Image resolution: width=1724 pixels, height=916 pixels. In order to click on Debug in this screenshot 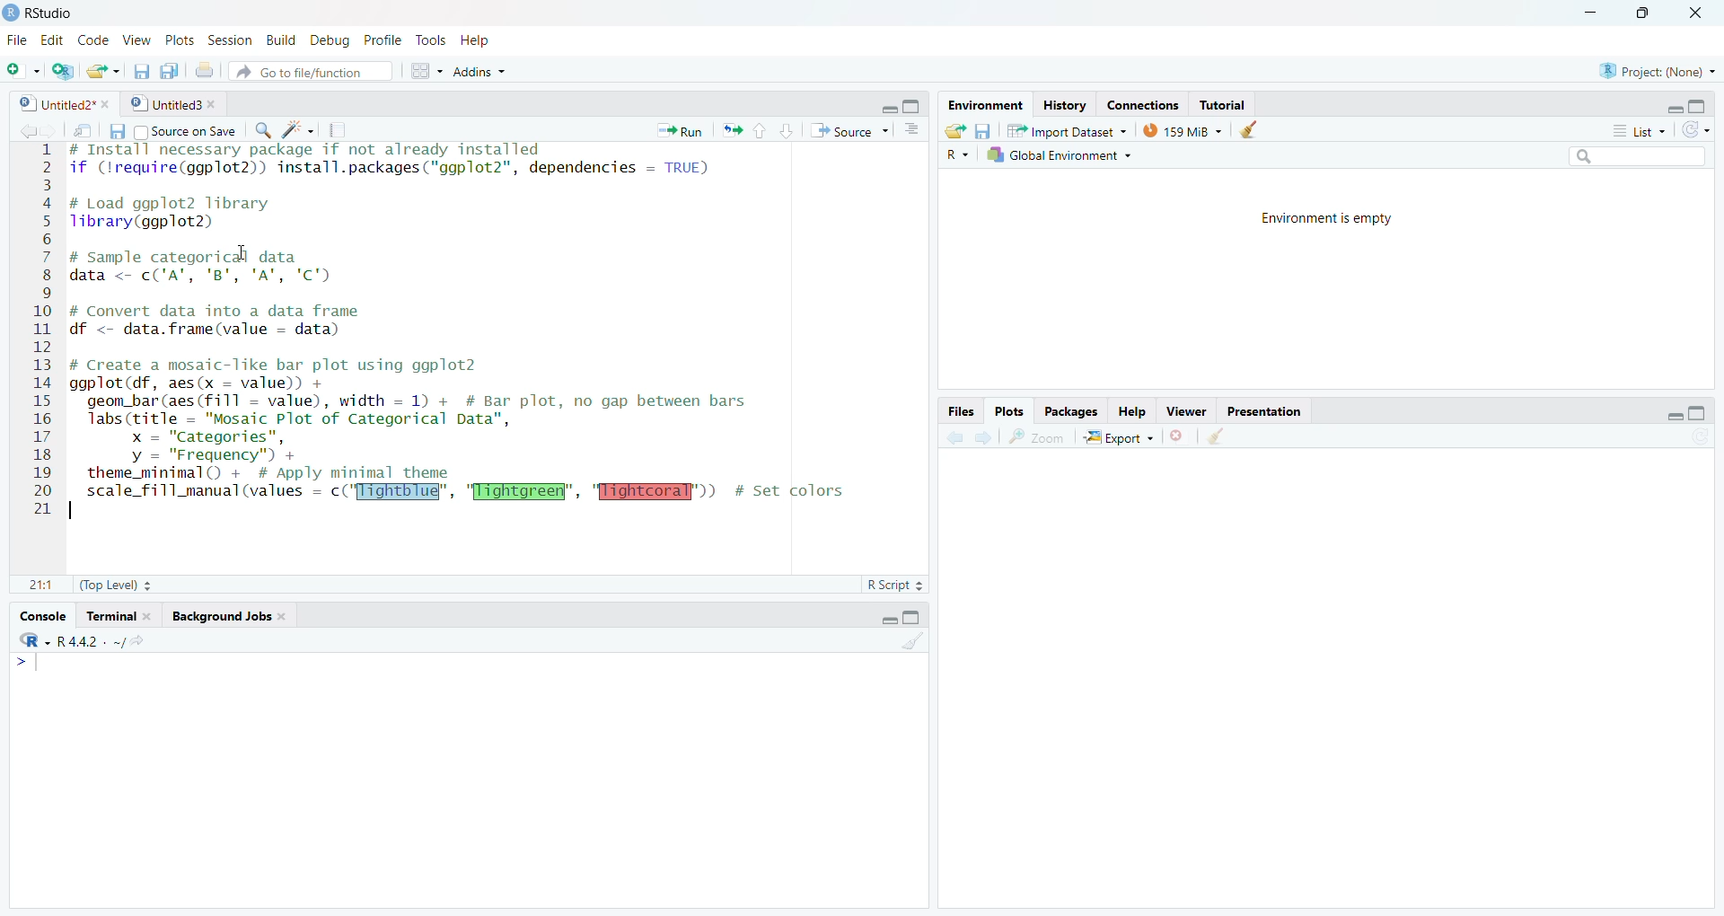, I will do `click(329, 42)`.